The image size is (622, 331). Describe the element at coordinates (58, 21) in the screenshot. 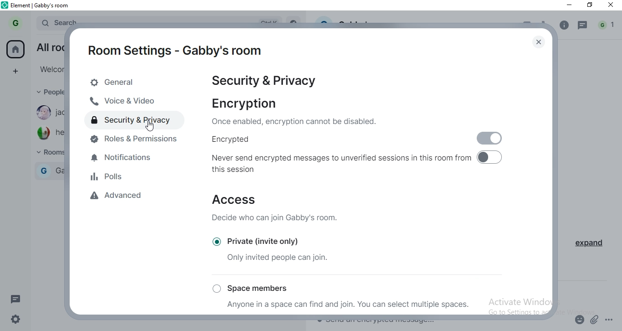

I see `search bar` at that location.